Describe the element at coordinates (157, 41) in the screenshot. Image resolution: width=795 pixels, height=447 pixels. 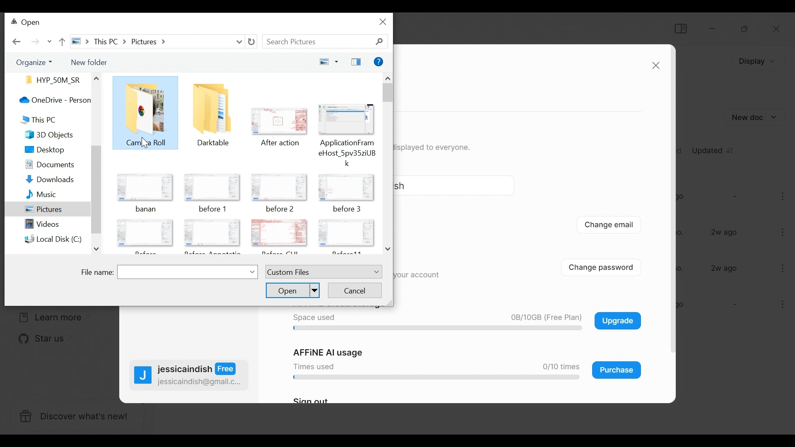
I see `Show file location` at that location.